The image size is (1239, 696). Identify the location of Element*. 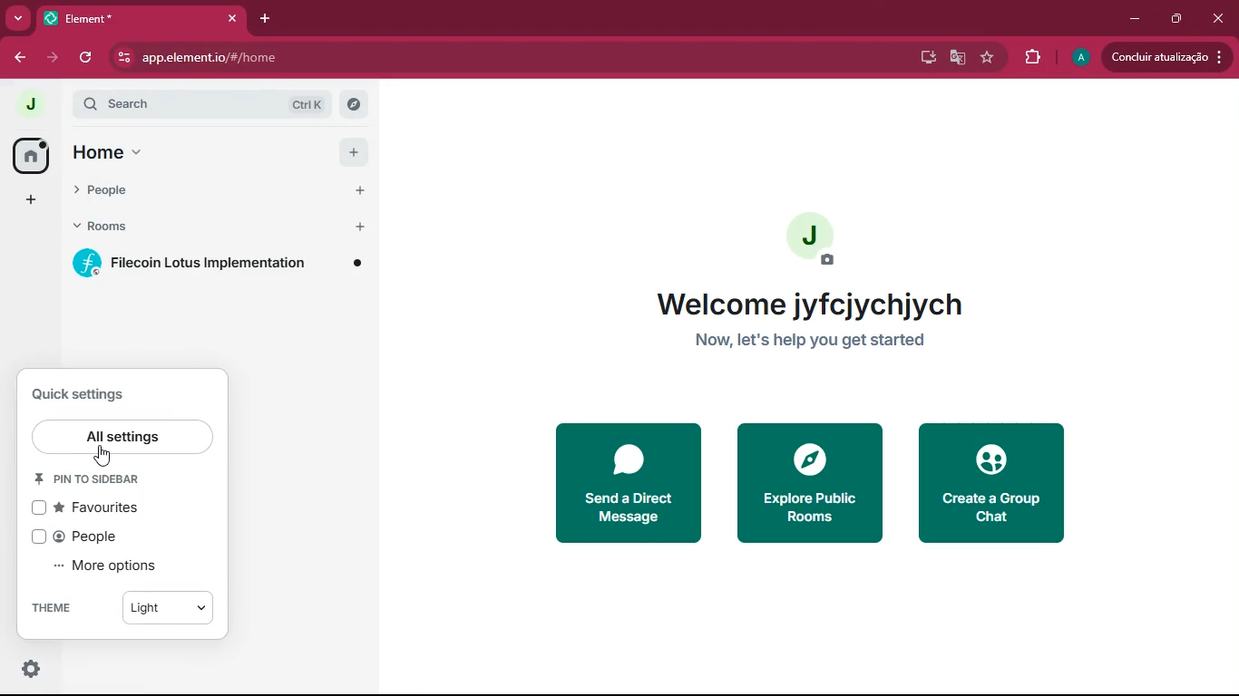
(115, 18).